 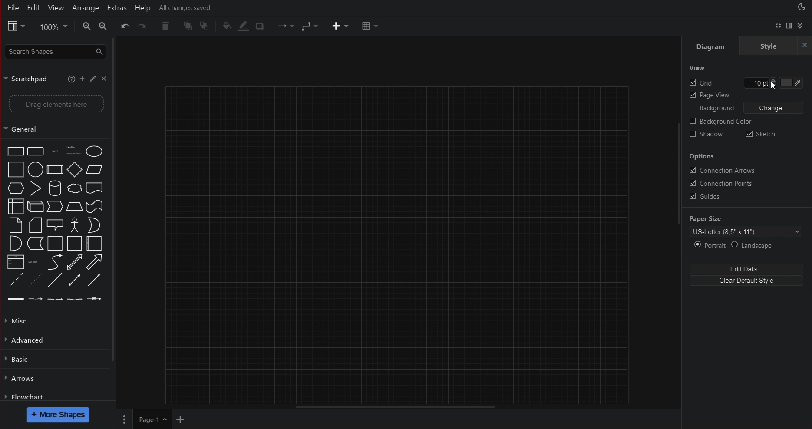 I want to click on Scrollbar, so click(x=677, y=195).